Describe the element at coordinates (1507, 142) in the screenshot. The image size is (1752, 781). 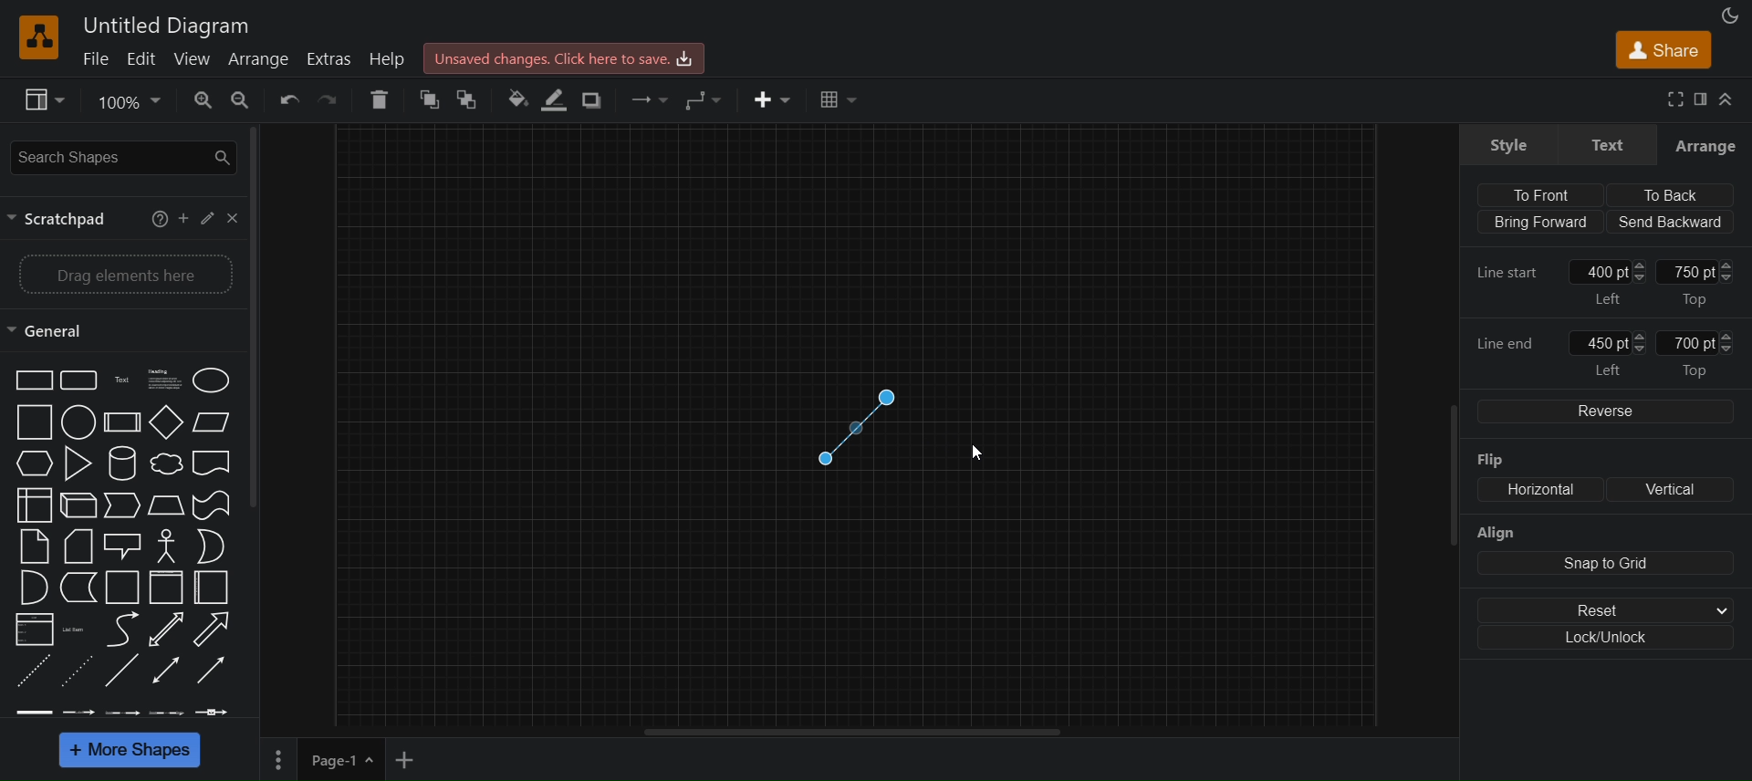
I see `style` at that location.